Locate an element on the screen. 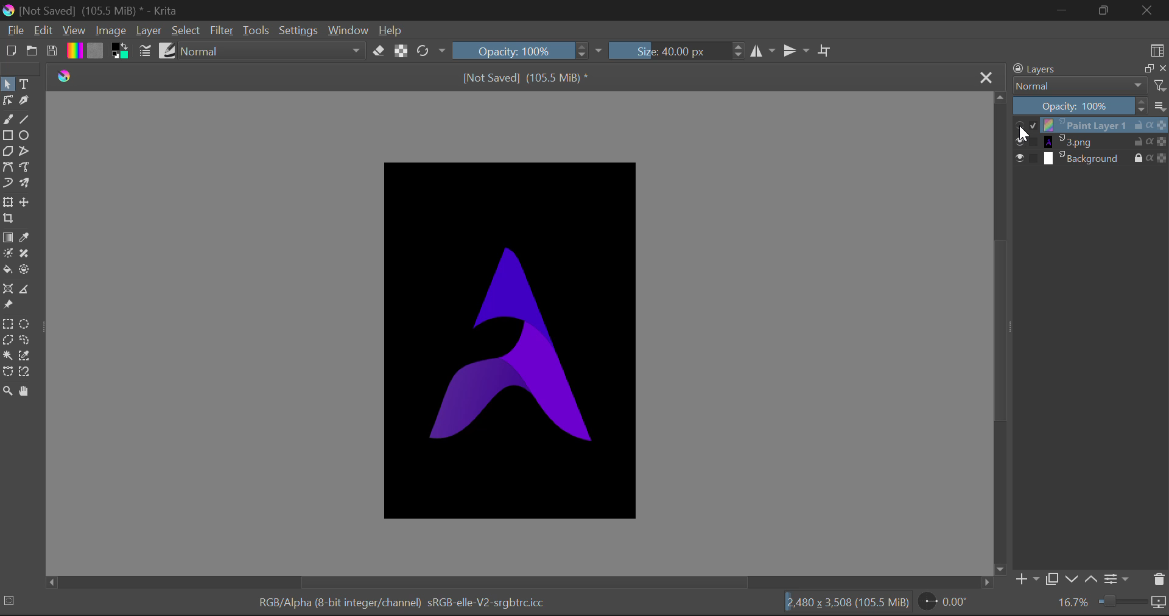 Image resolution: width=1169 pixels, height=616 pixels. [Not Saved] (105.5 MiB) * - Krita is located at coordinates (101, 11).